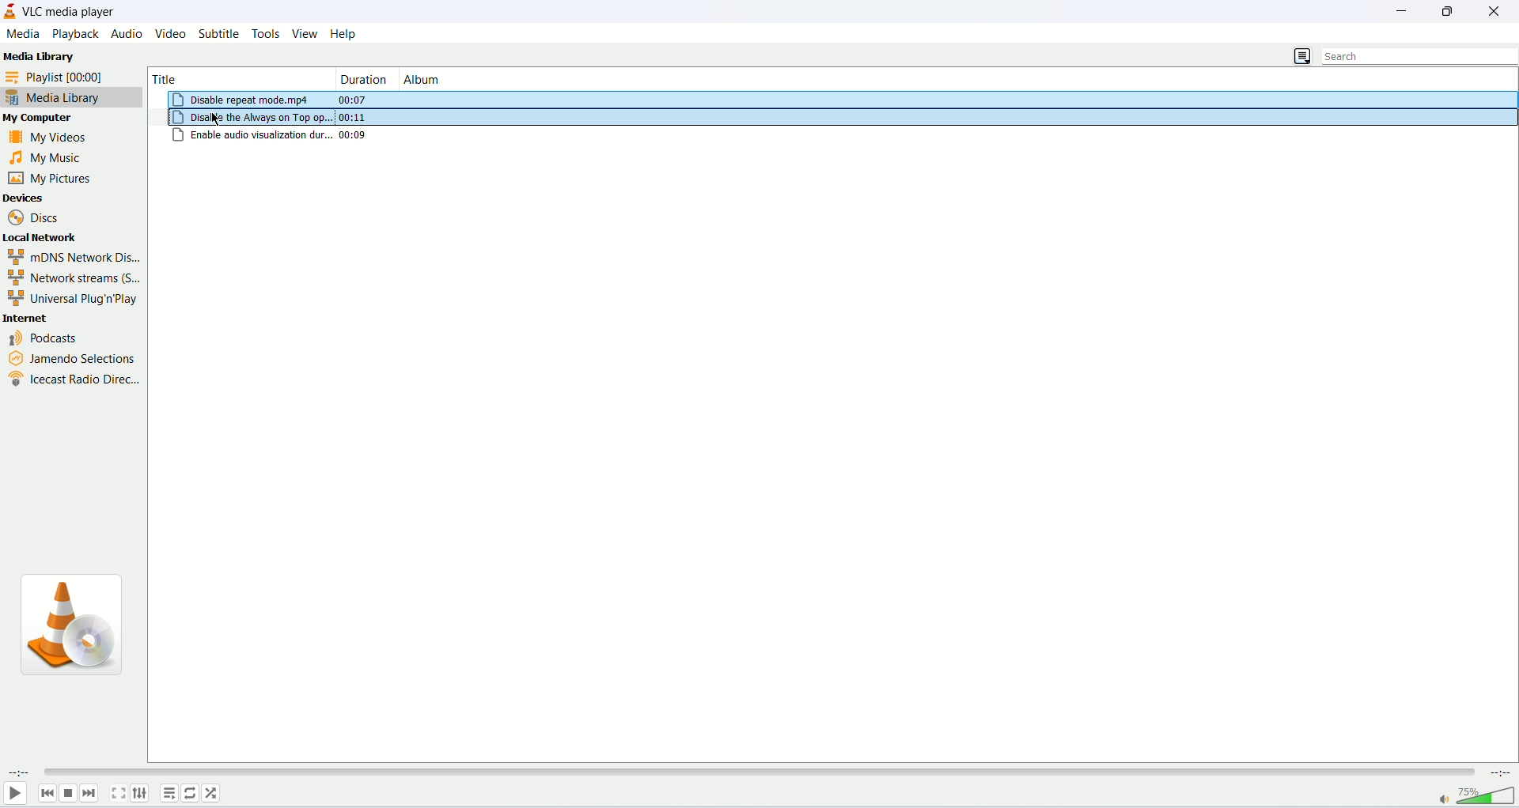  I want to click on my music, so click(58, 158).